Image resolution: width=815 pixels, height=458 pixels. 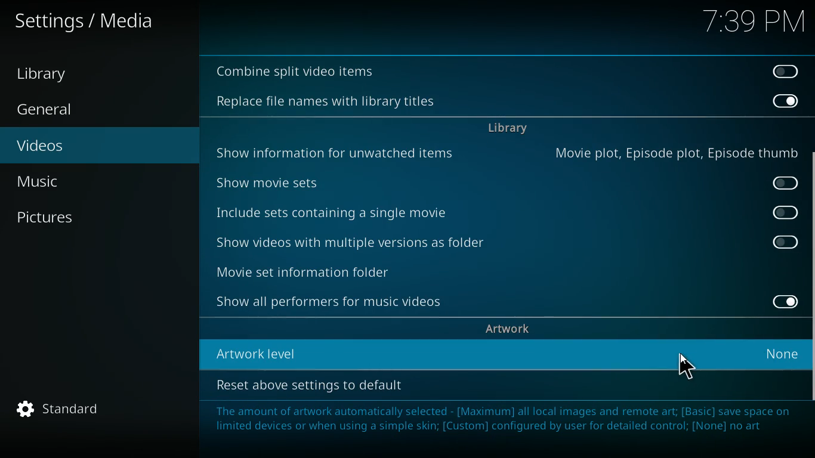 What do you see at coordinates (297, 72) in the screenshot?
I see `combine split video items` at bounding box center [297, 72].